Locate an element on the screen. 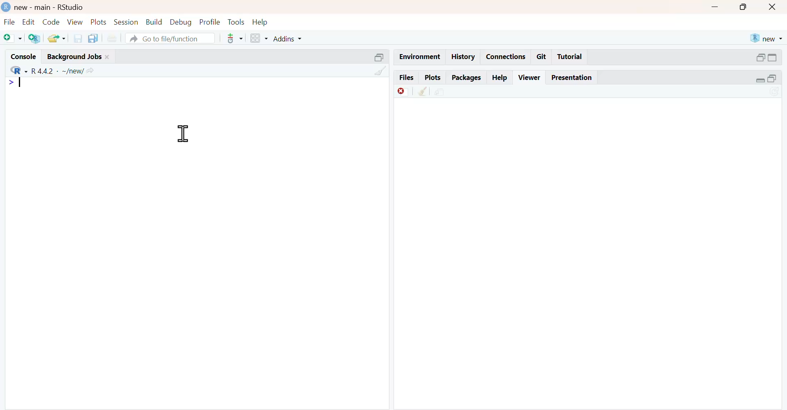  add R file is located at coordinates (36, 39).